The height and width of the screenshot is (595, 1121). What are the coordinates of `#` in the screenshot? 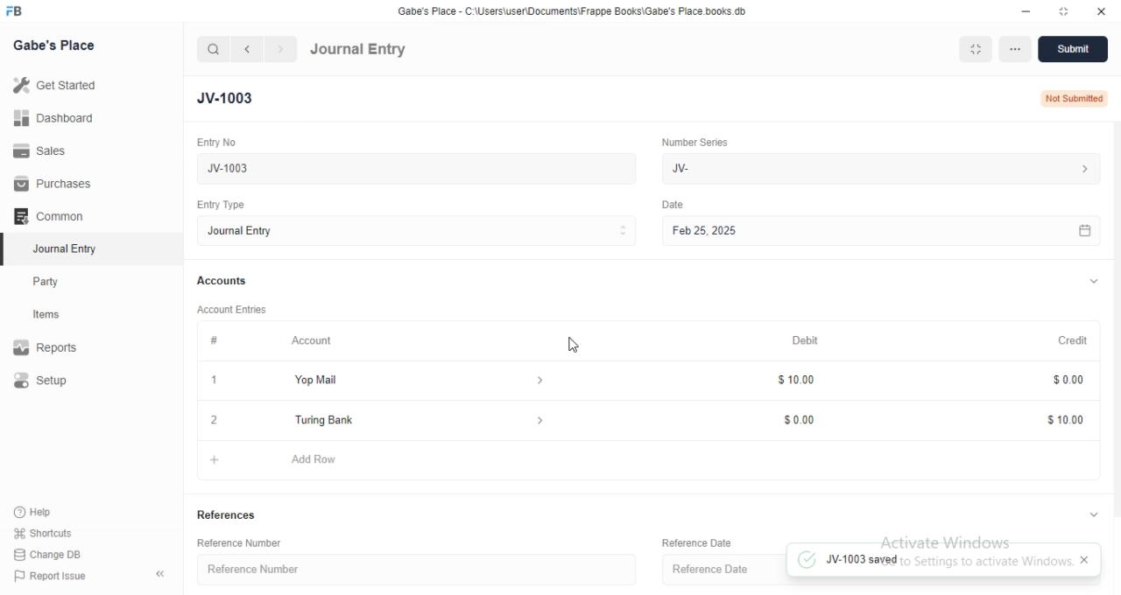 It's located at (213, 341).